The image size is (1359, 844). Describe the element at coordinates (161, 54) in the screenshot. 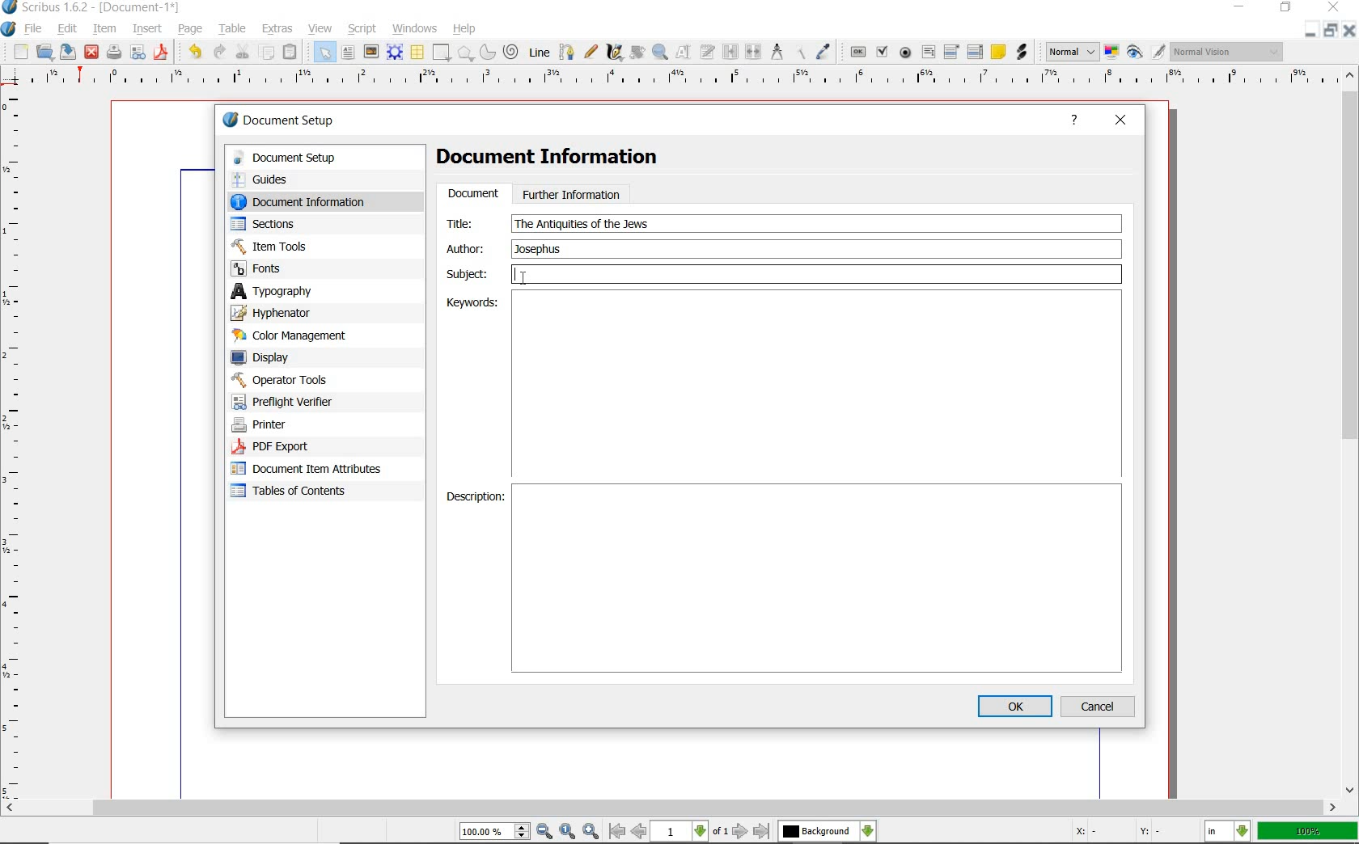

I see `save as pdf` at that location.